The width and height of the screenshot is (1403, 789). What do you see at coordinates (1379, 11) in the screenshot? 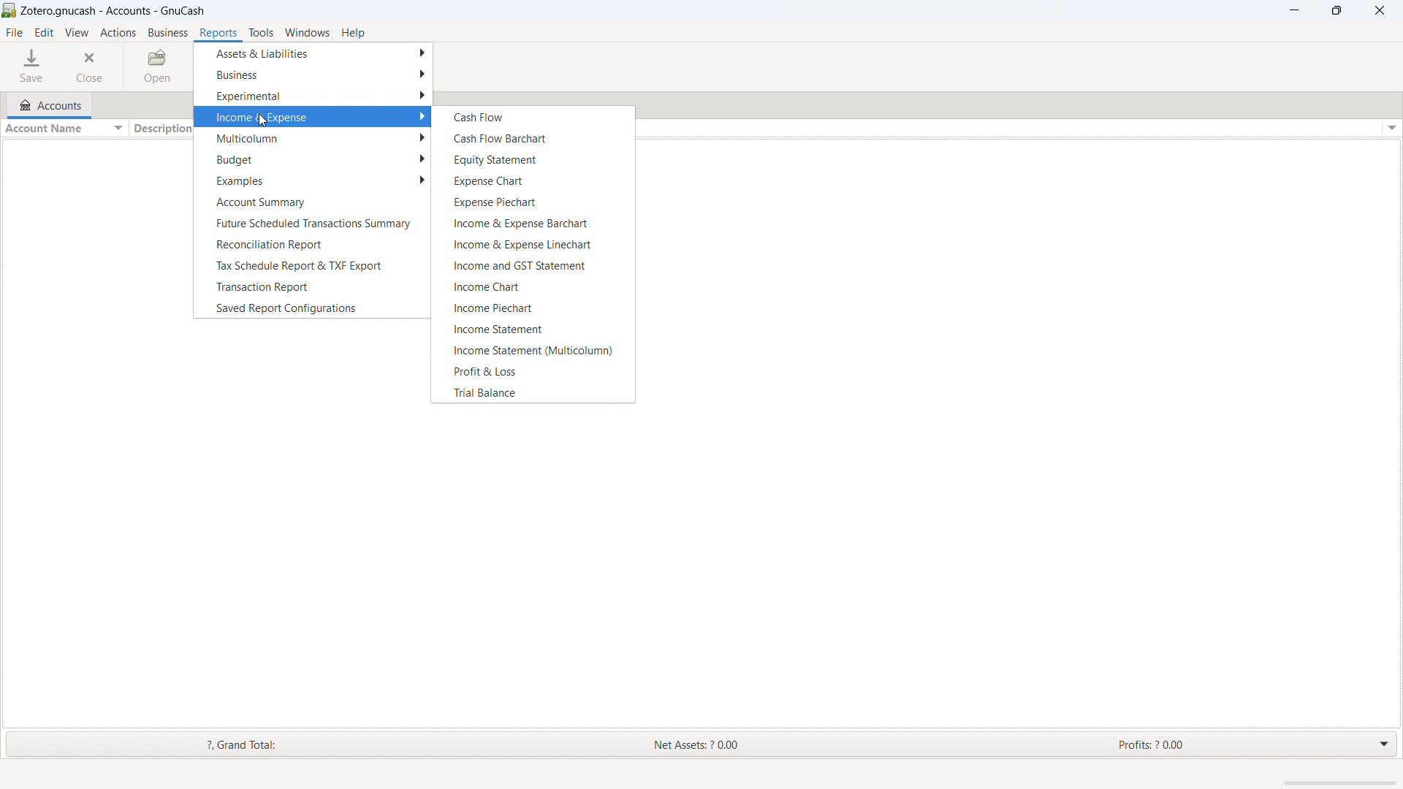
I see `close` at bounding box center [1379, 11].